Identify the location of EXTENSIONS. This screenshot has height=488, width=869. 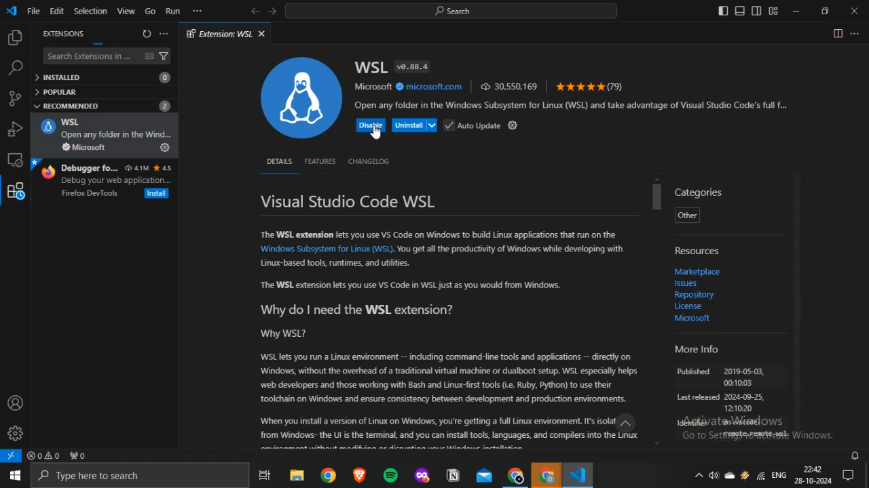
(62, 35).